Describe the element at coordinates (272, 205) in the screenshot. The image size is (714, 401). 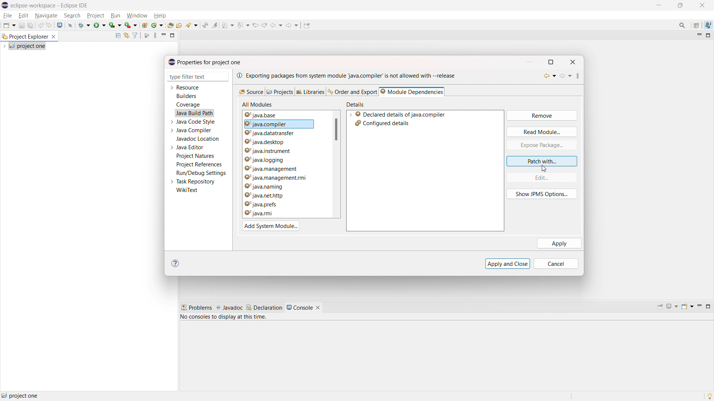
I see `java.prefs` at that location.